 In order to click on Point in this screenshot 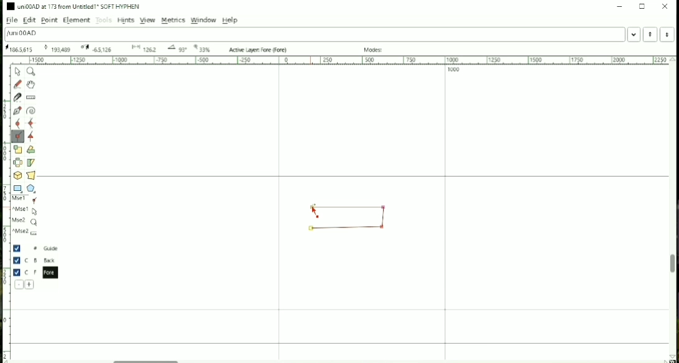, I will do `click(49, 21)`.